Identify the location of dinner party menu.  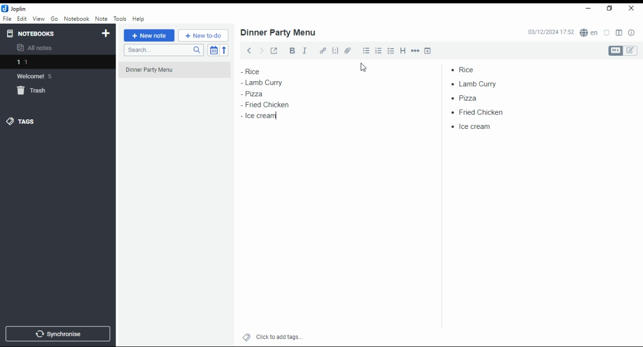
(177, 73).